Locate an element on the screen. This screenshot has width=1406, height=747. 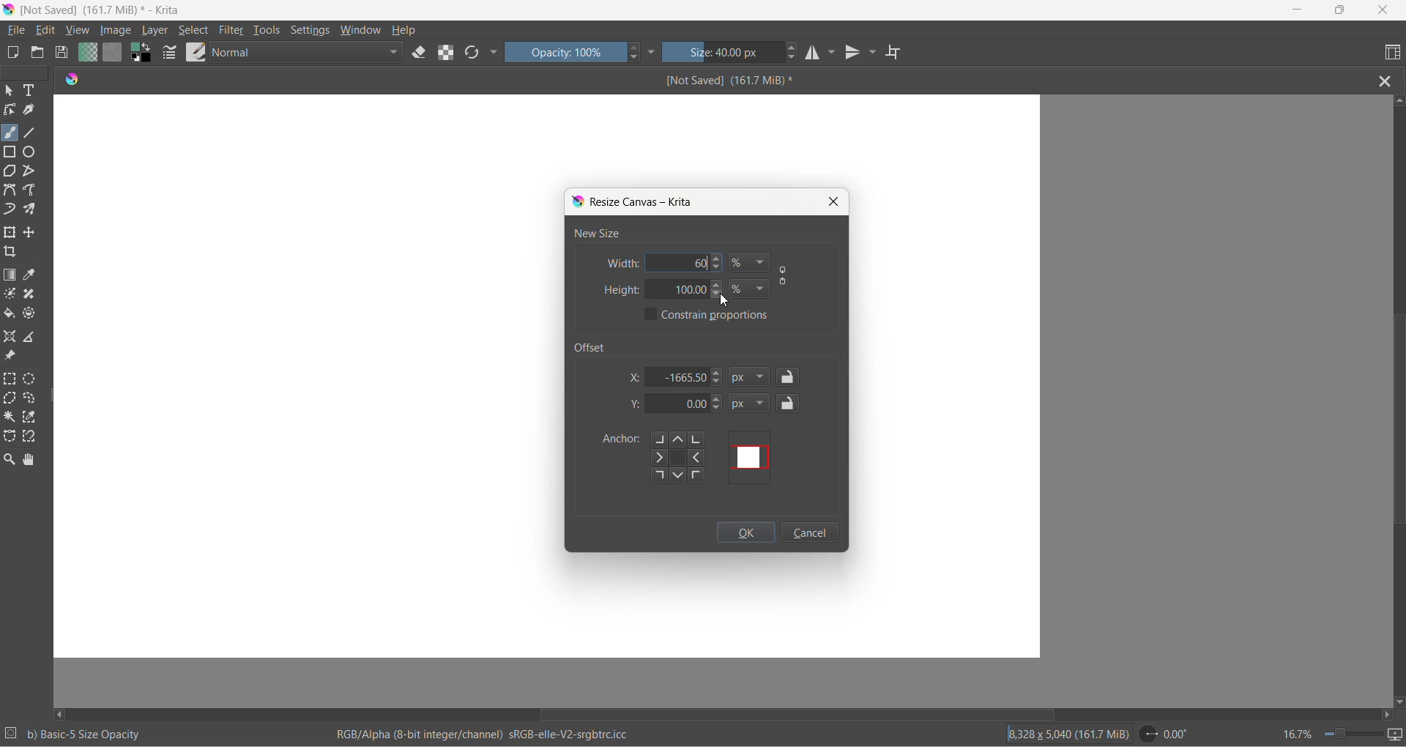
rotation is located at coordinates (1169, 734).